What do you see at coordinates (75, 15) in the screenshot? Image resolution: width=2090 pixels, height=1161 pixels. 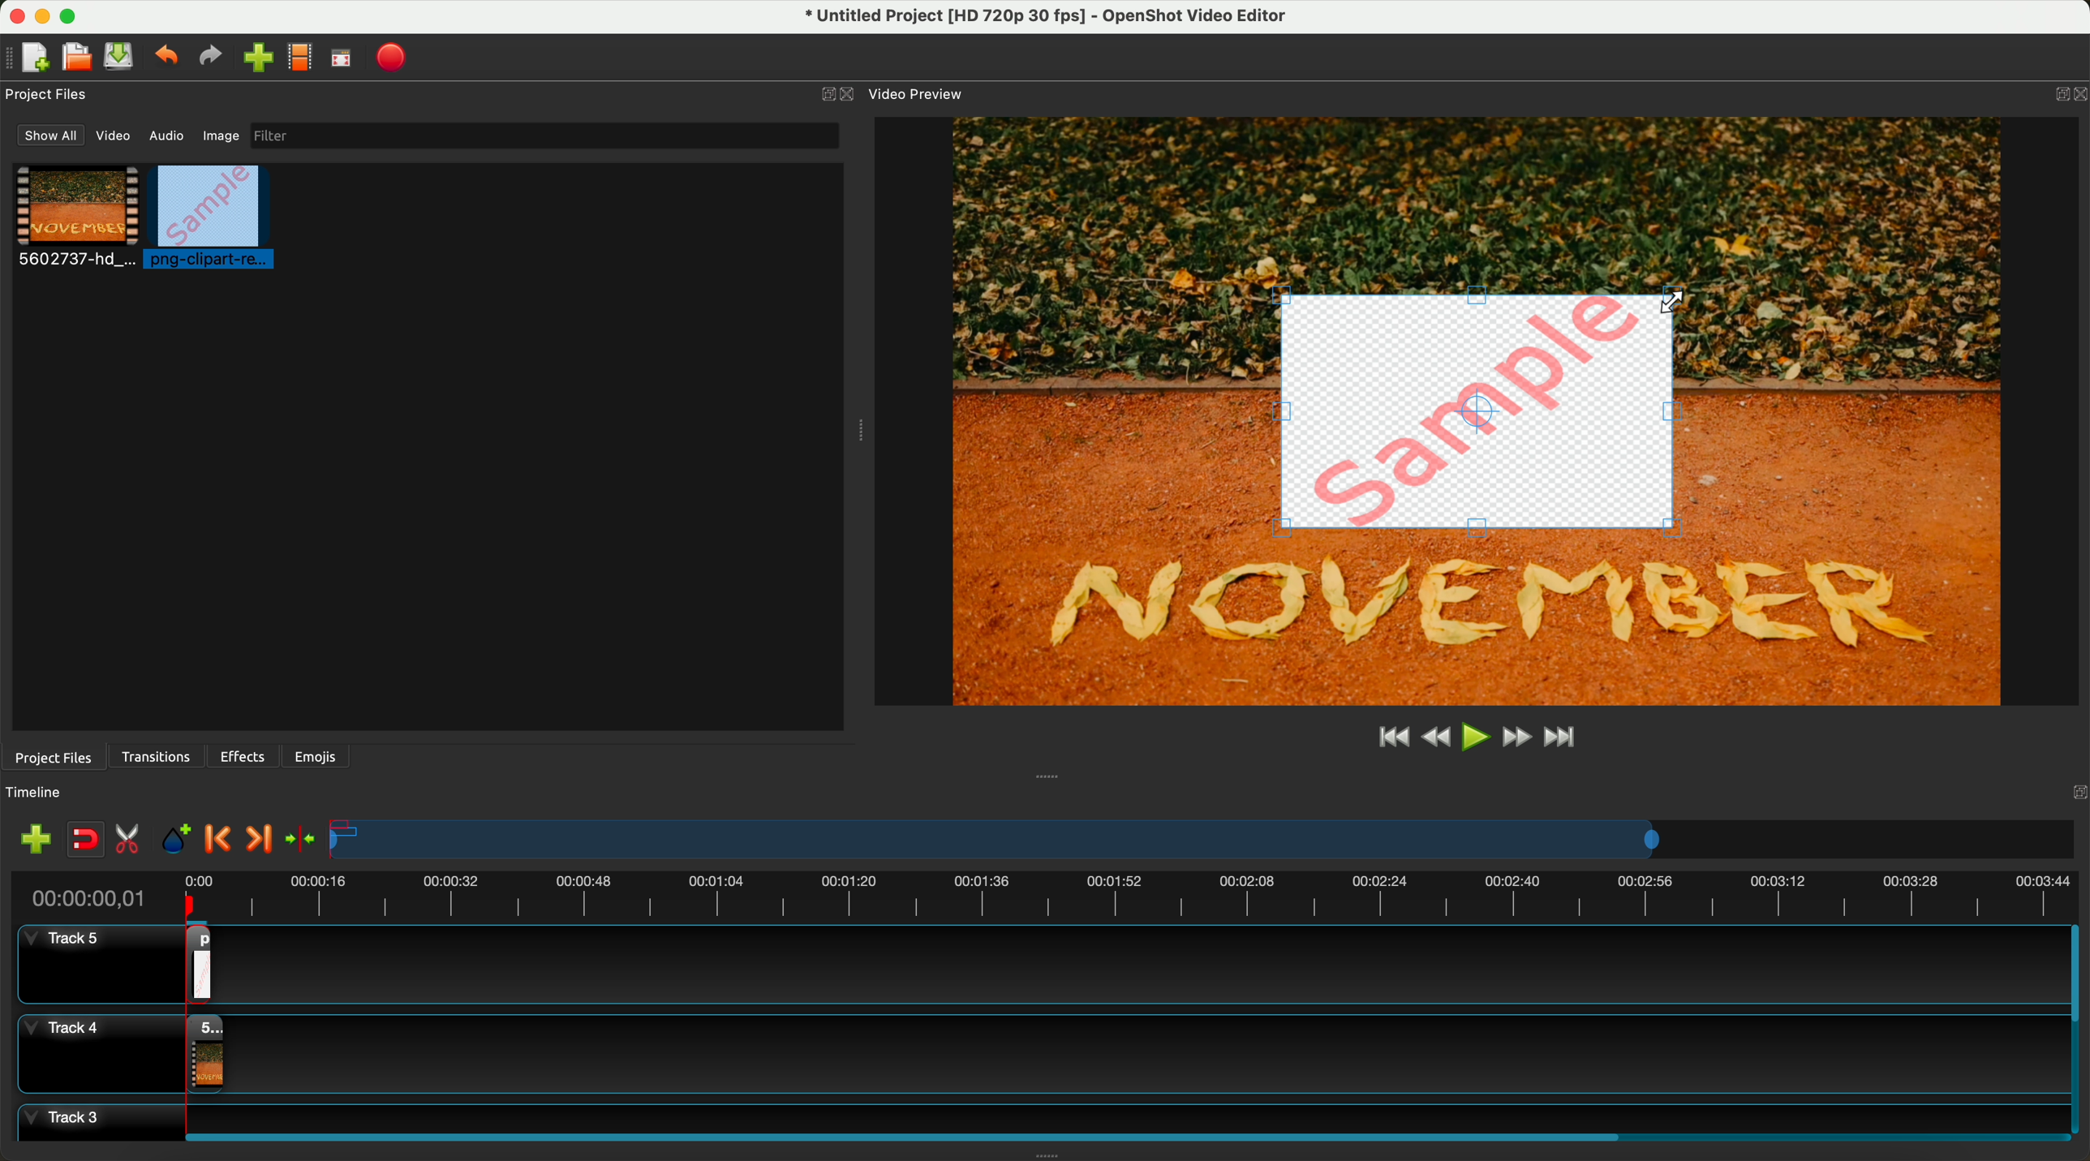 I see `maximize` at bounding box center [75, 15].